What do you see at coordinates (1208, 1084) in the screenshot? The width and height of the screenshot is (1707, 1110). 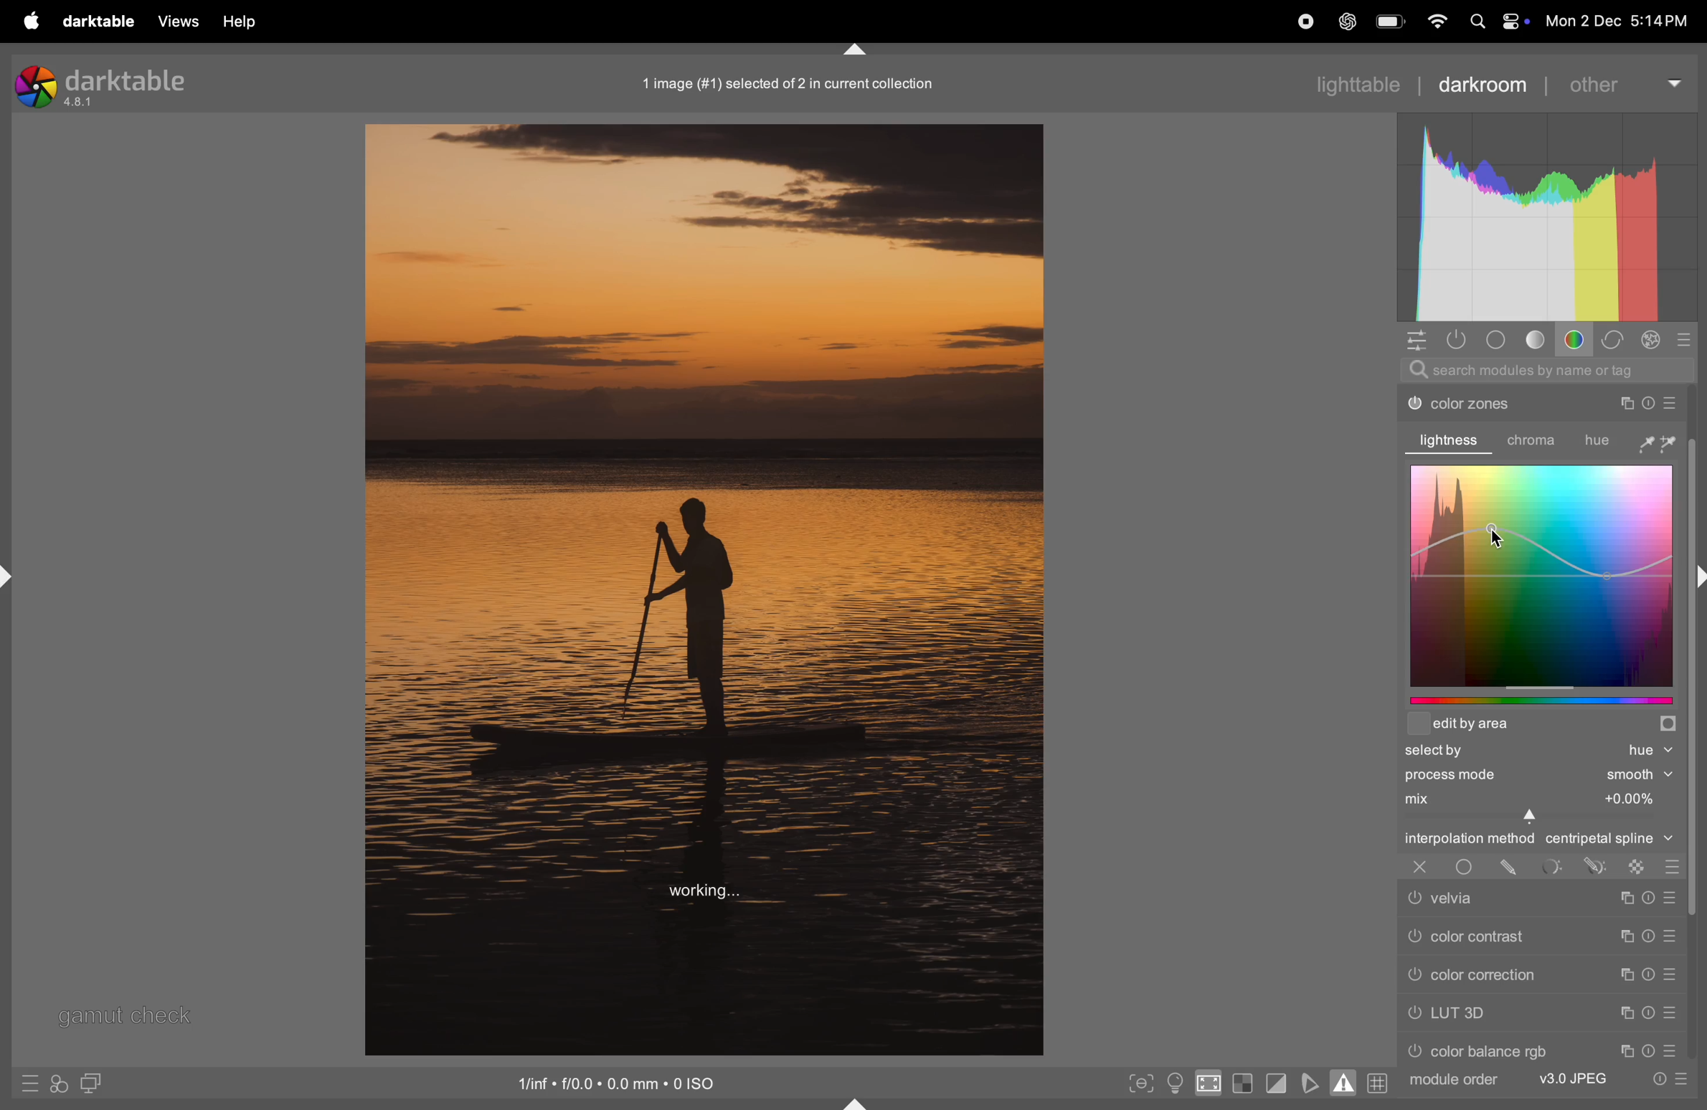 I see `toggle high quality indication` at bounding box center [1208, 1084].